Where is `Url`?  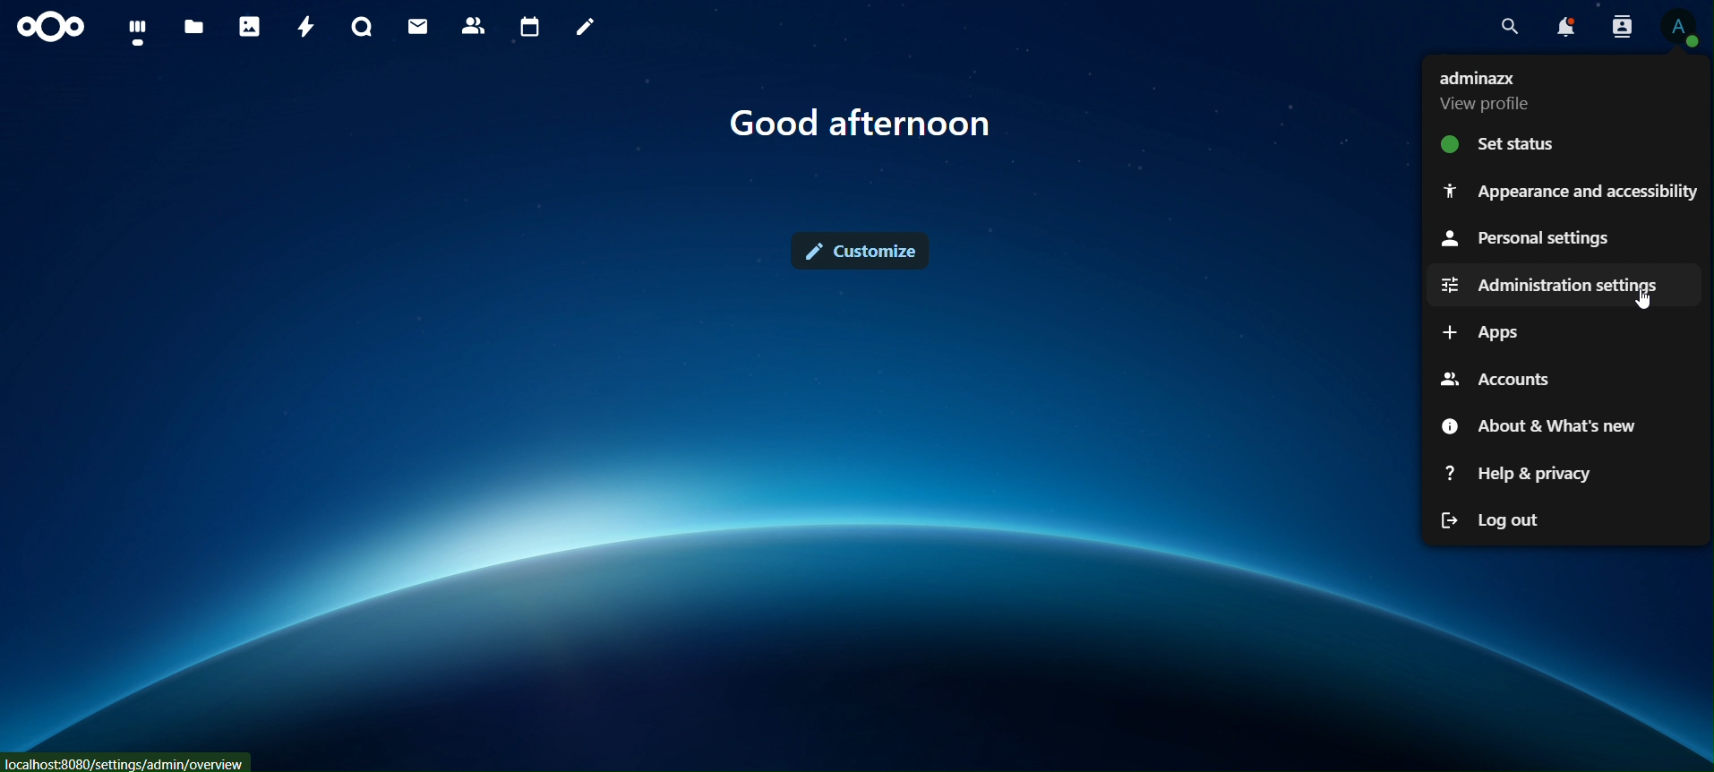
Url is located at coordinates (127, 761).